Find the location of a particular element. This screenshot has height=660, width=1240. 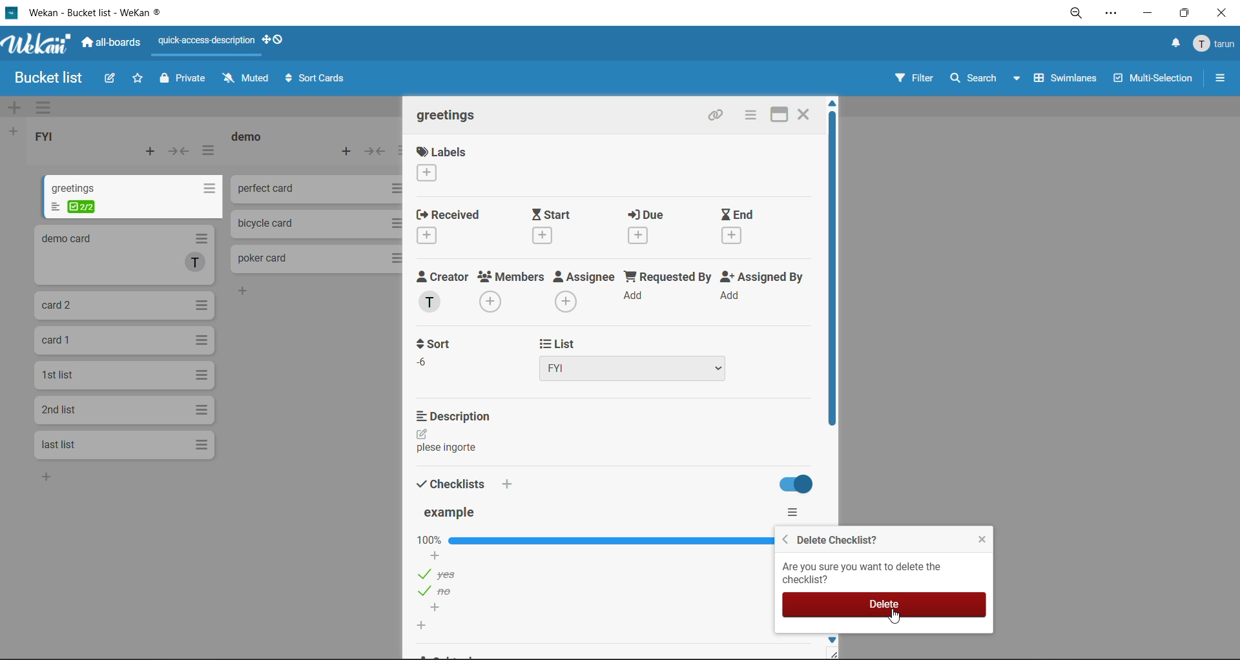

checklist title is located at coordinates (448, 513).